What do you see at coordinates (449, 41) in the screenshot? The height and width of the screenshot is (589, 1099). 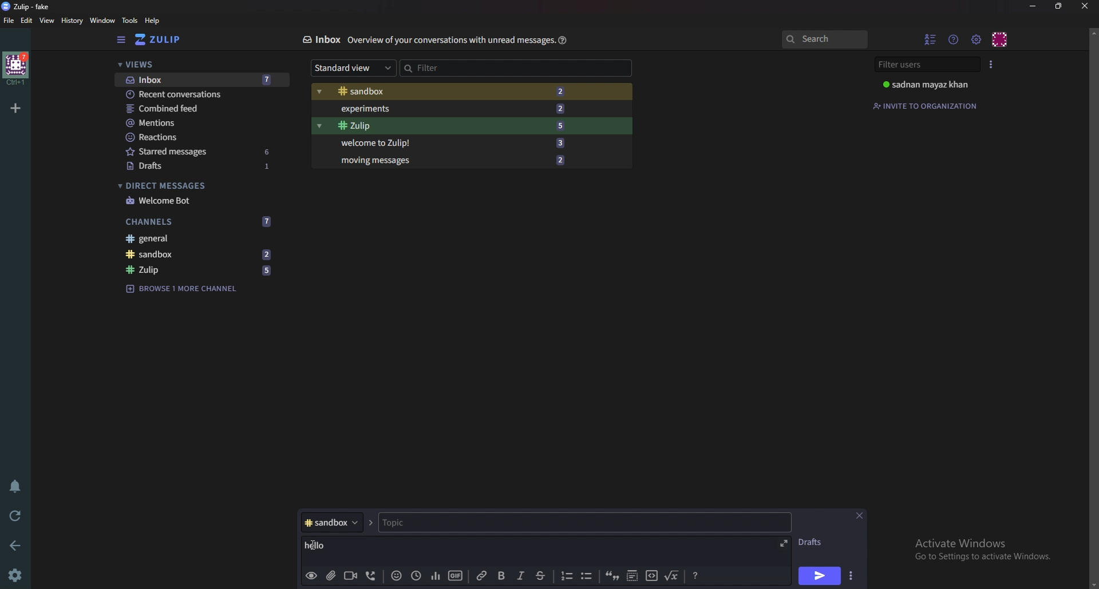 I see `overview of your conservations with unread message` at bounding box center [449, 41].